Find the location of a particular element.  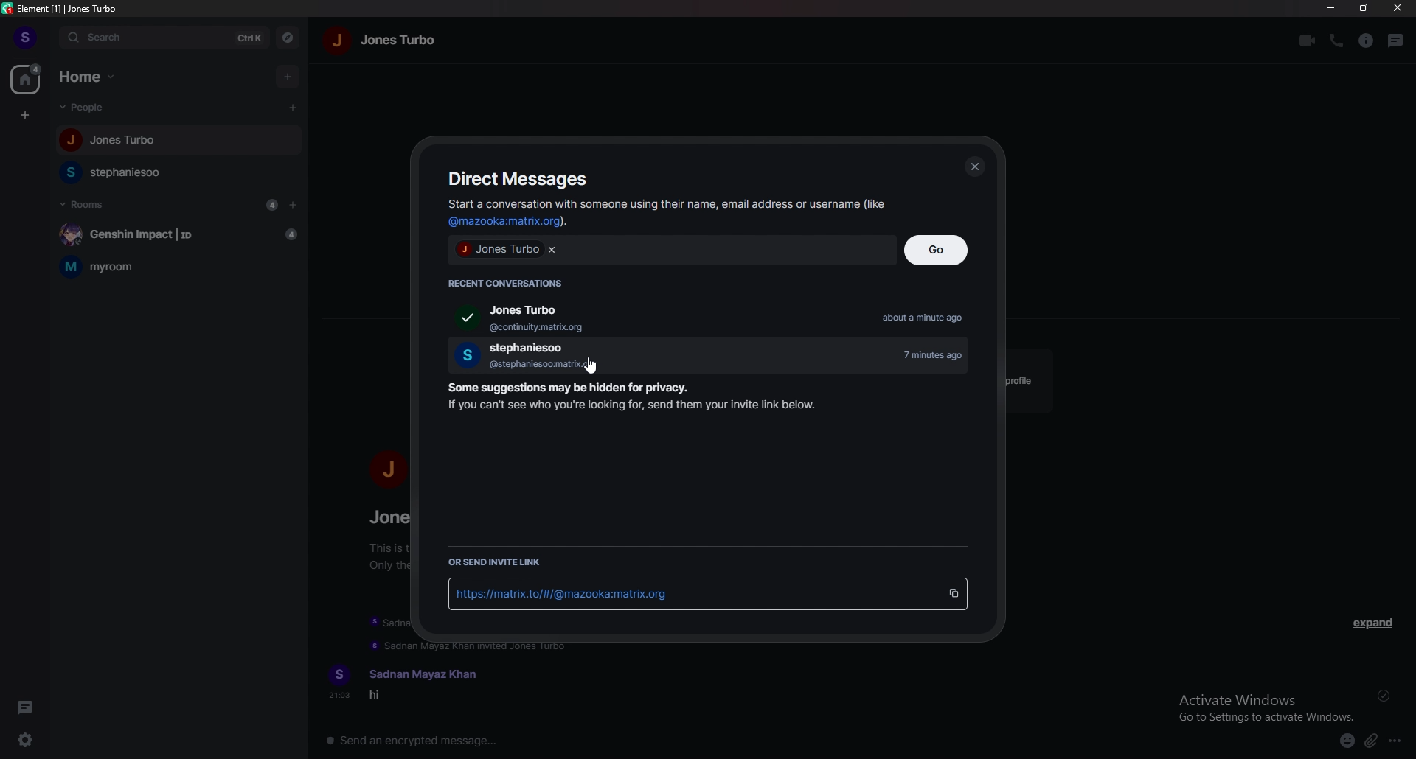

resize is located at coordinates (1363, 7).